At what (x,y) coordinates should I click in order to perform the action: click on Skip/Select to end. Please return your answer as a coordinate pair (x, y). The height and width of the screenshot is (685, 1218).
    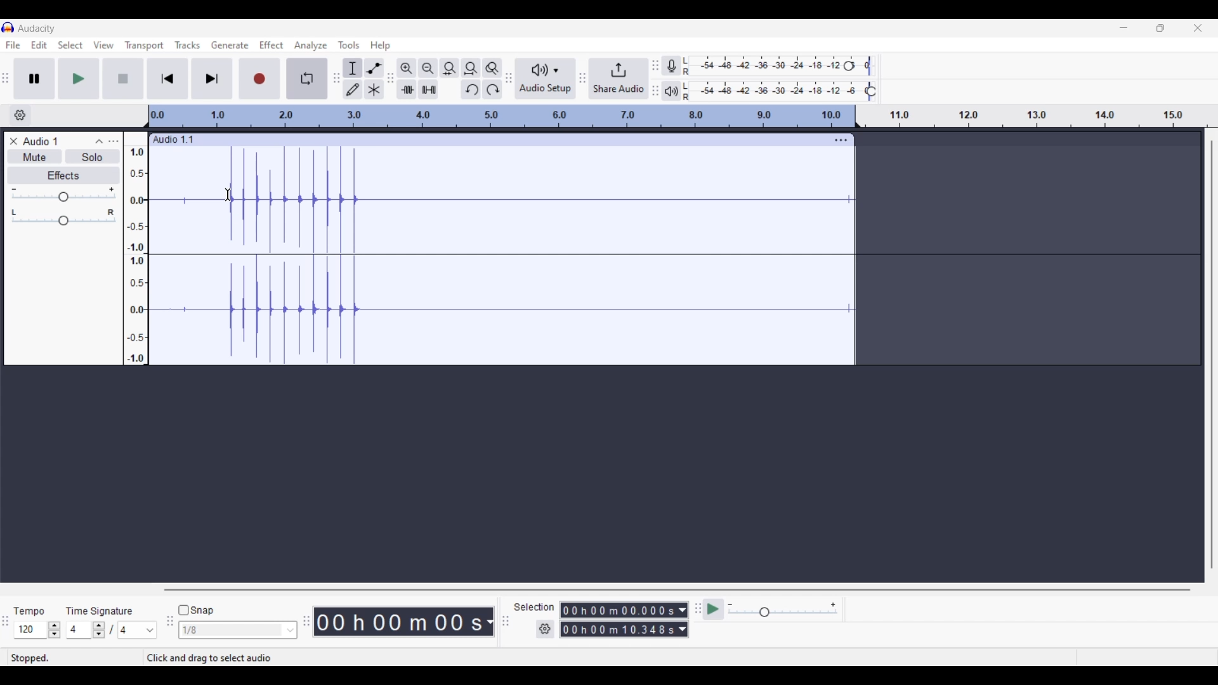
    Looking at the image, I should click on (212, 78).